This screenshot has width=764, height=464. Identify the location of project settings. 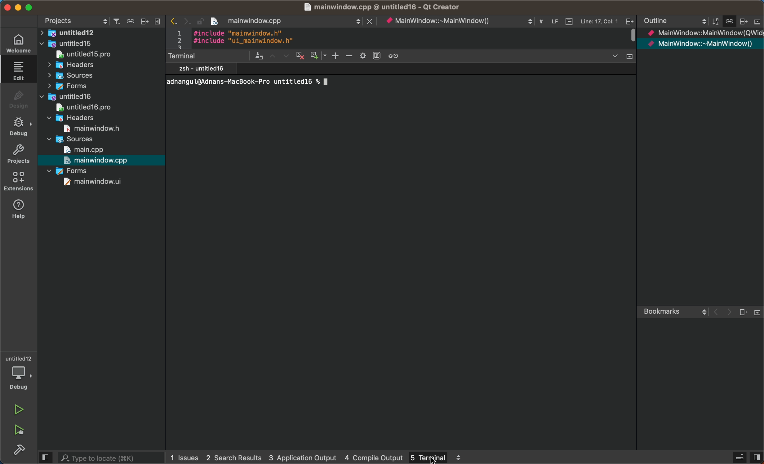
(74, 20).